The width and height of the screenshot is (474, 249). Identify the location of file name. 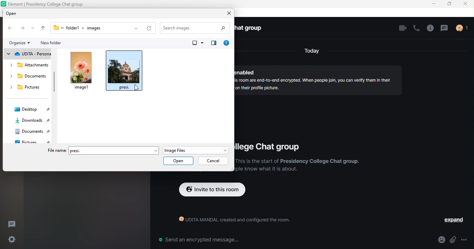
(56, 151).